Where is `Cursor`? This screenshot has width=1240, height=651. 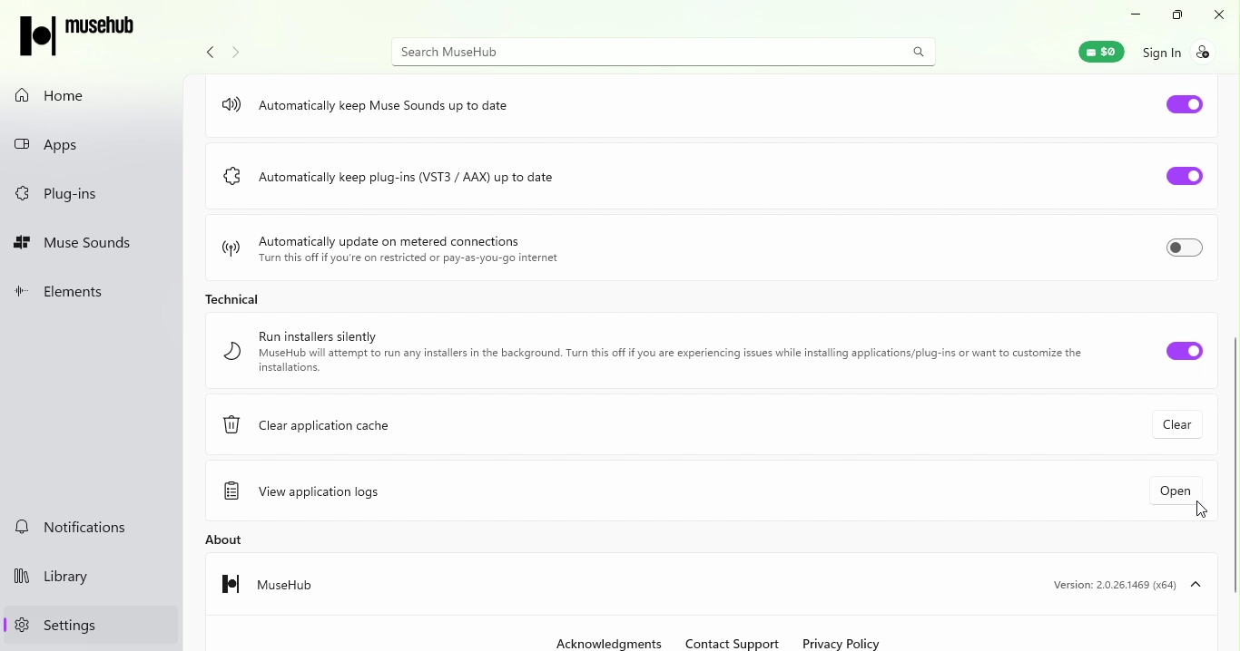 Cursor is located at coordinates (1200, 512).